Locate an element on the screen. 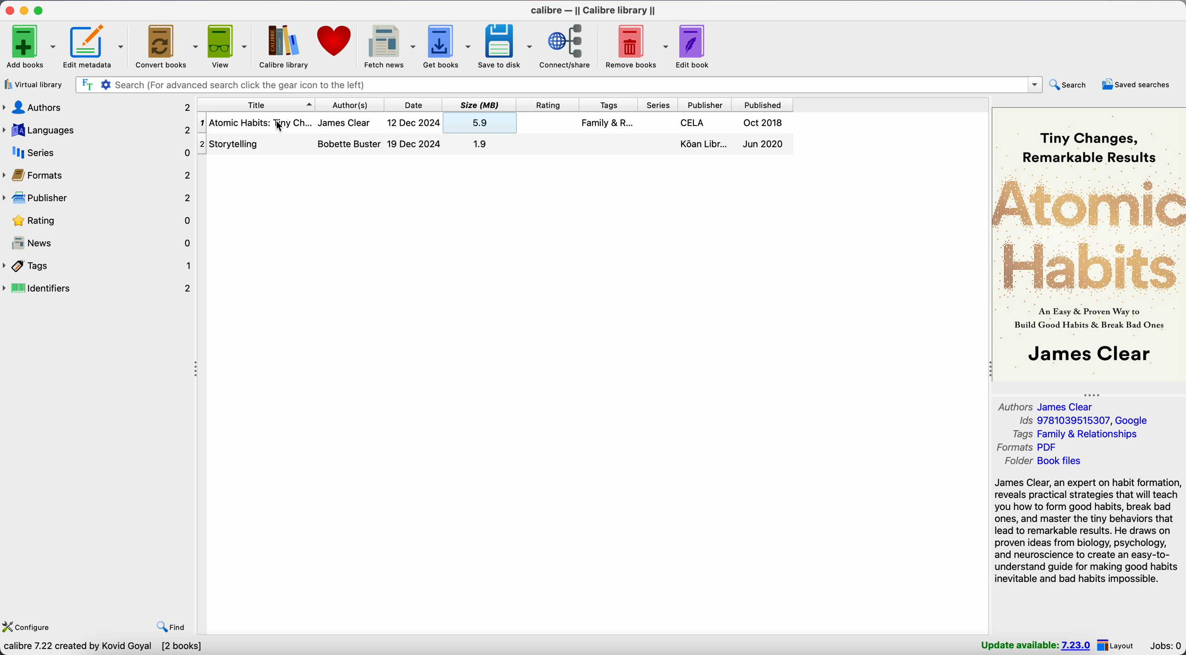 The image size is (1186, 655). rating is located at coordinates (101, 221).